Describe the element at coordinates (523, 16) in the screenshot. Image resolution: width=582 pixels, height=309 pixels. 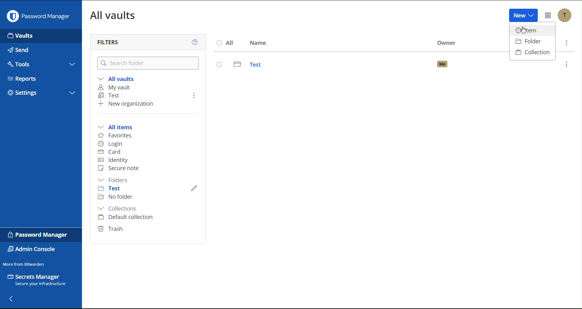
I see `New` at that location.